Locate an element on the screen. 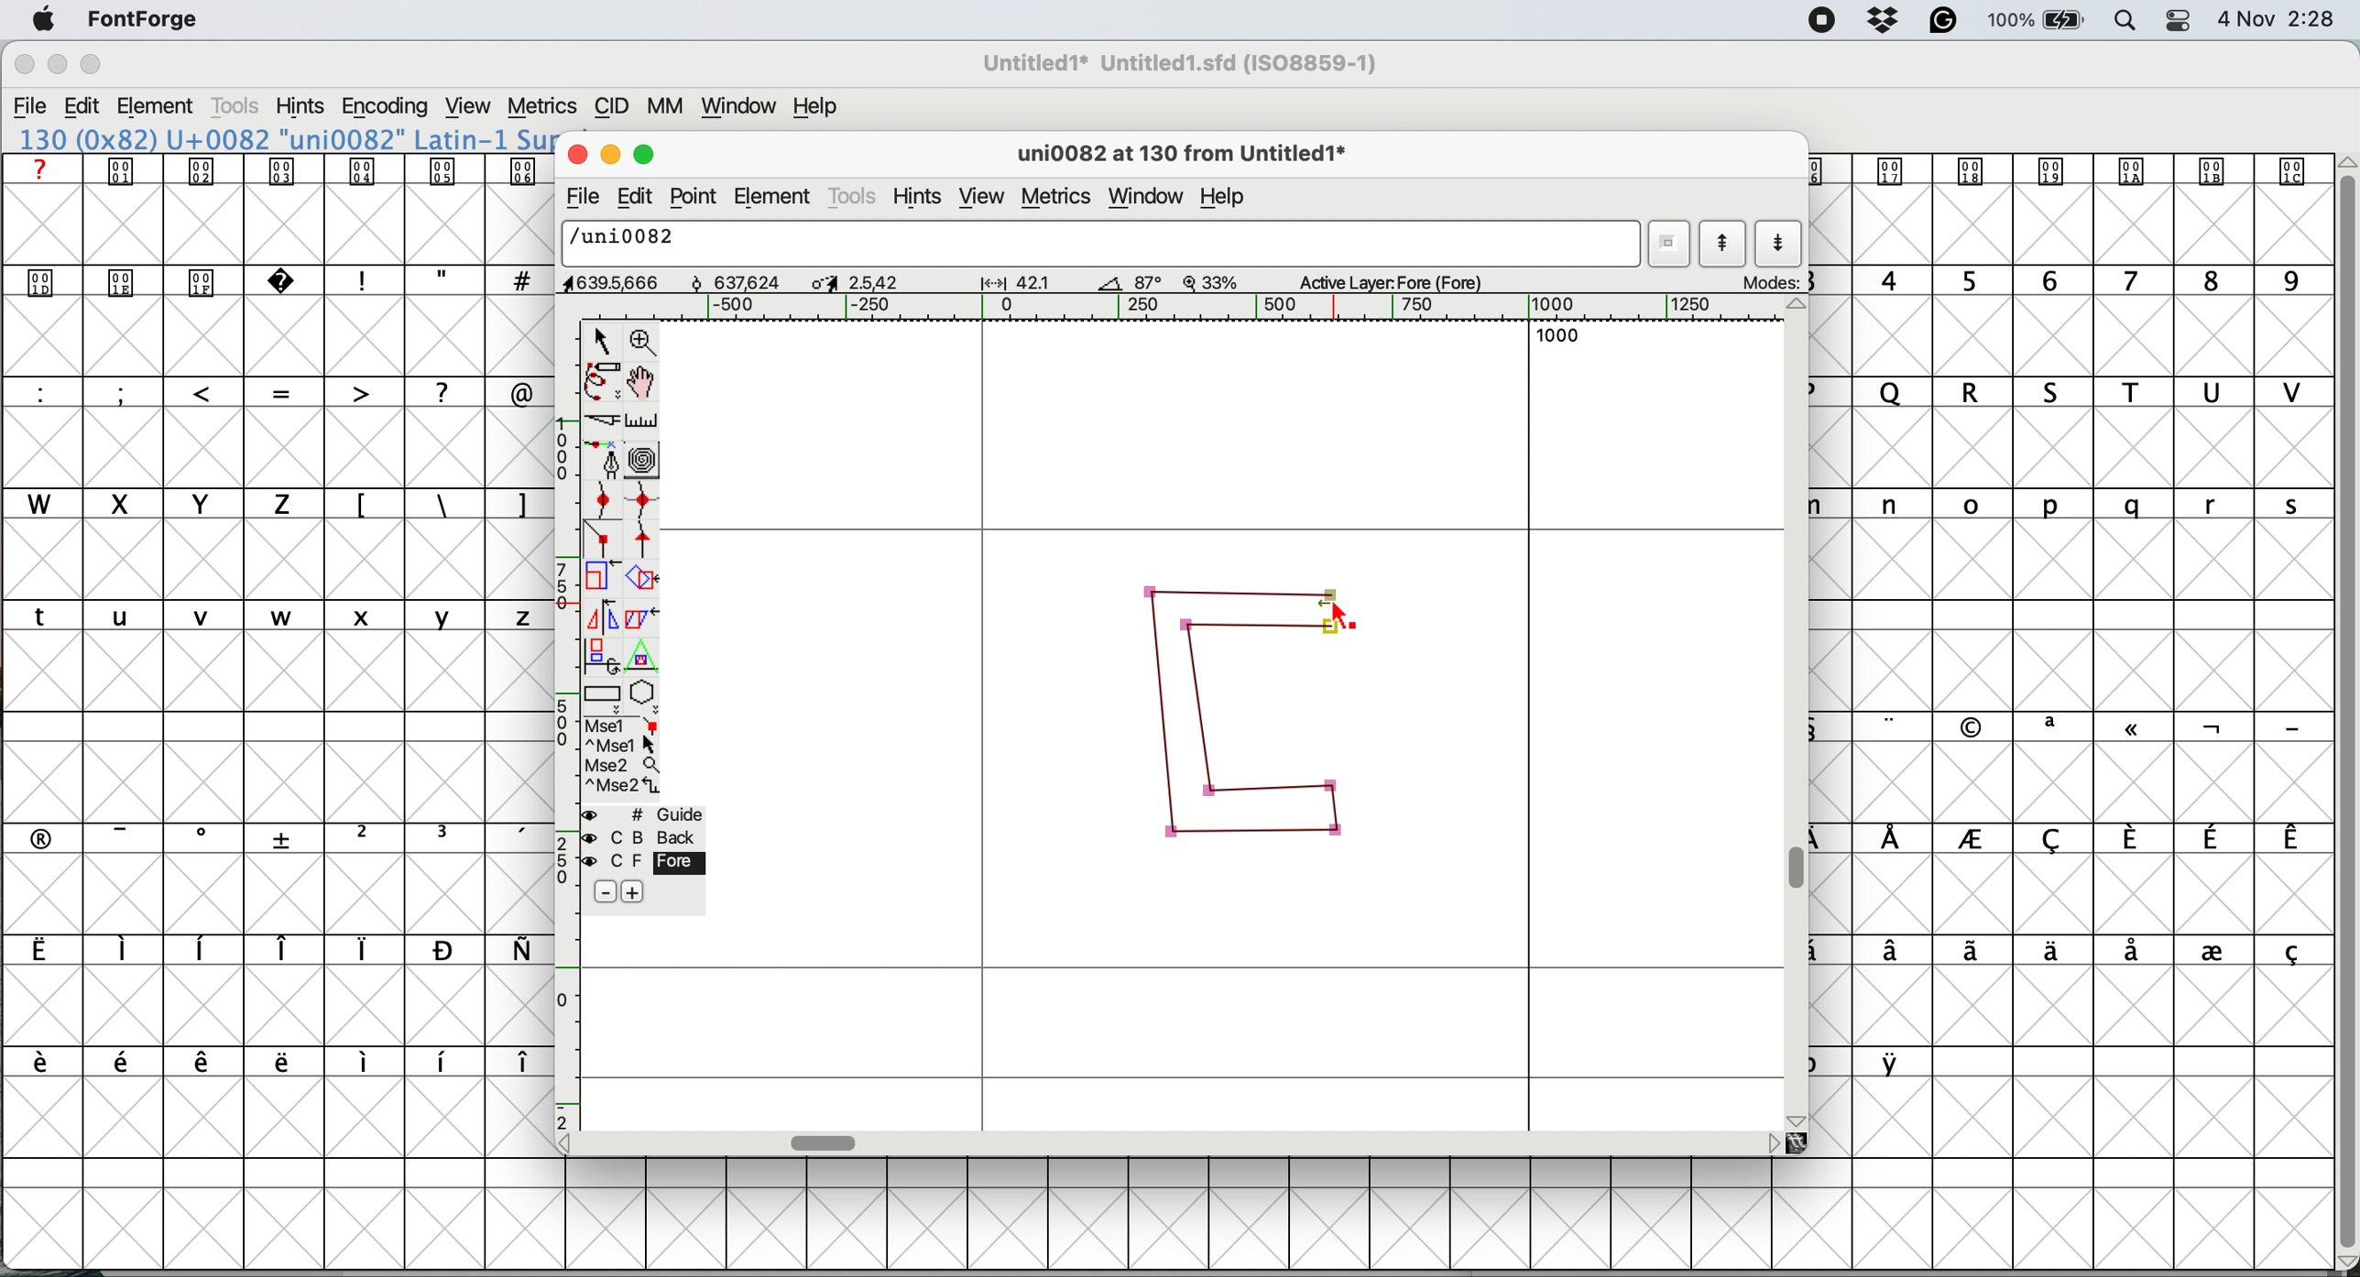 The image size is (2360, 1277). File name is located at coordinates (1175, 63).